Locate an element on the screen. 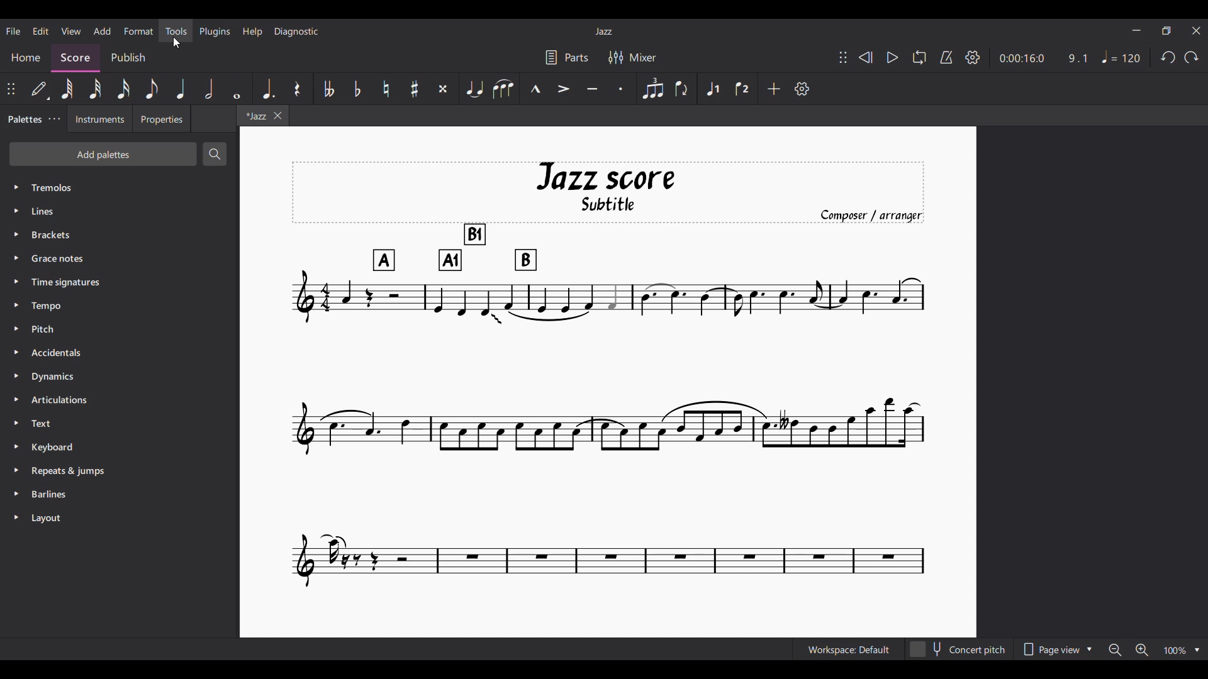 The image size is (1208, 679). Current score is located at coordinates (608, 375).